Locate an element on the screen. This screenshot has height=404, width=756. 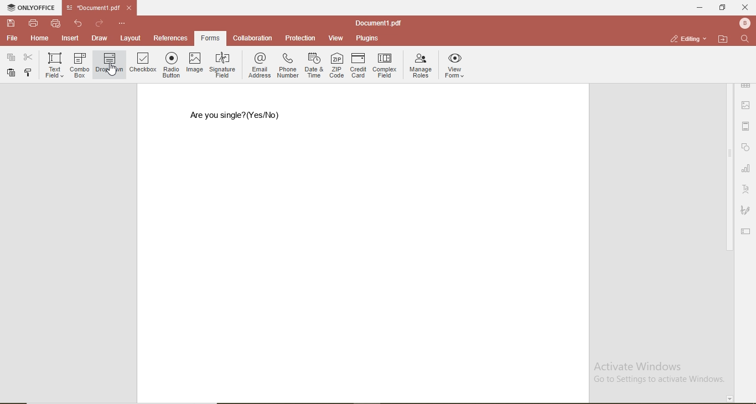
cut is located at coordinates (27, 56).